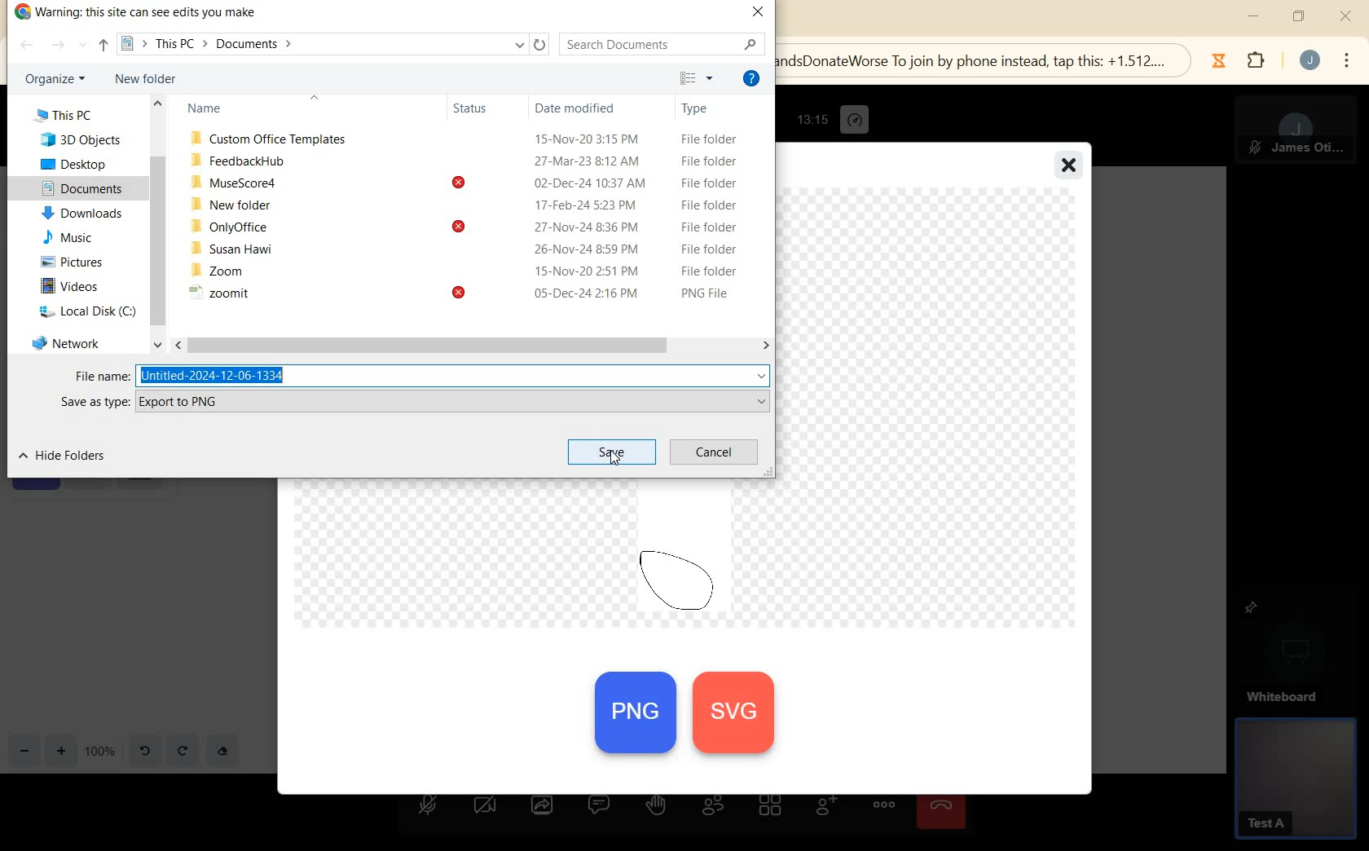 Image resolution: width=1369 pixels, height=851 pixels. What do you see at coordinates (68, 238) in the screenshot?
I see `music` at bounding box center [68, 238].